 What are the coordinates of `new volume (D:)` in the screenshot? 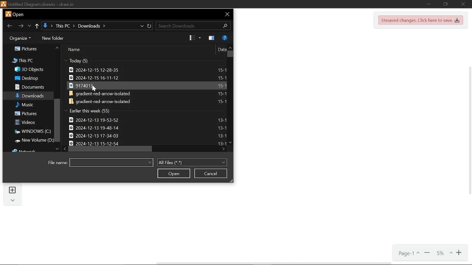 It's located at (33, 141).